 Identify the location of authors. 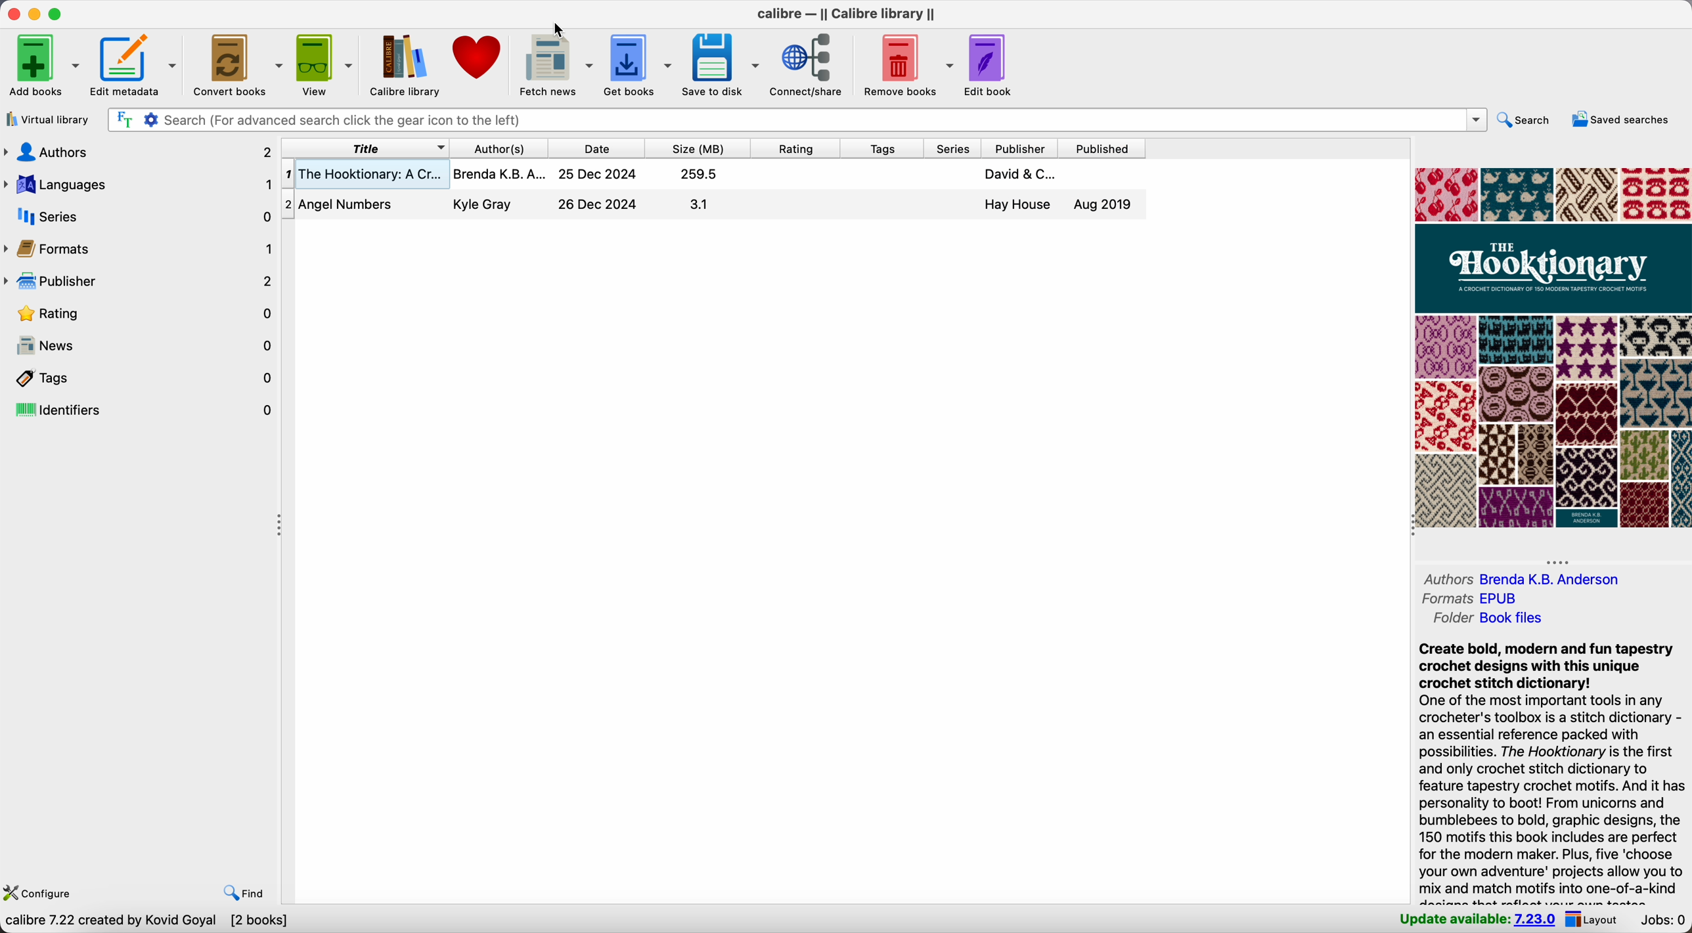
(137, 152).